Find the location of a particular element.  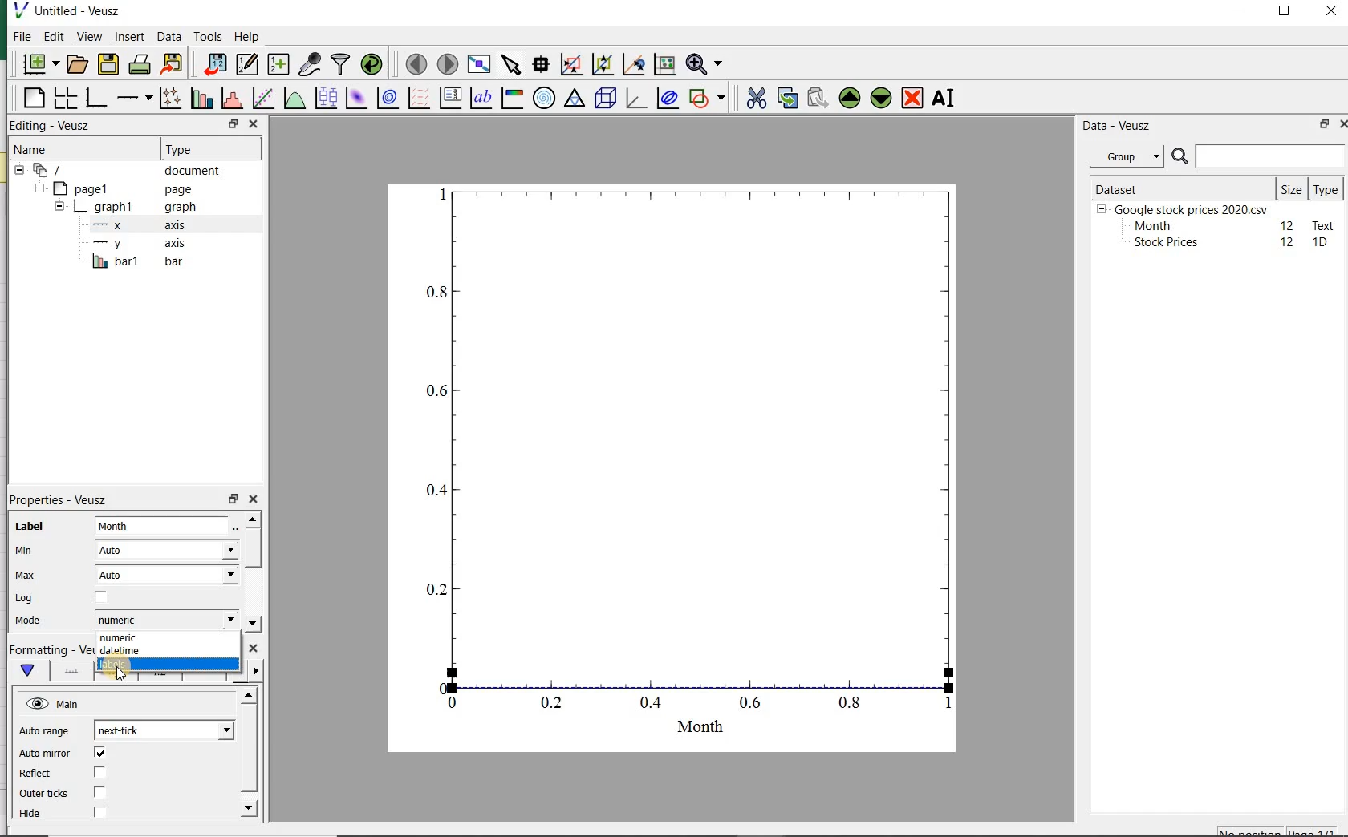

plot points with lines and errorbars is located at coordinates (167, 99).